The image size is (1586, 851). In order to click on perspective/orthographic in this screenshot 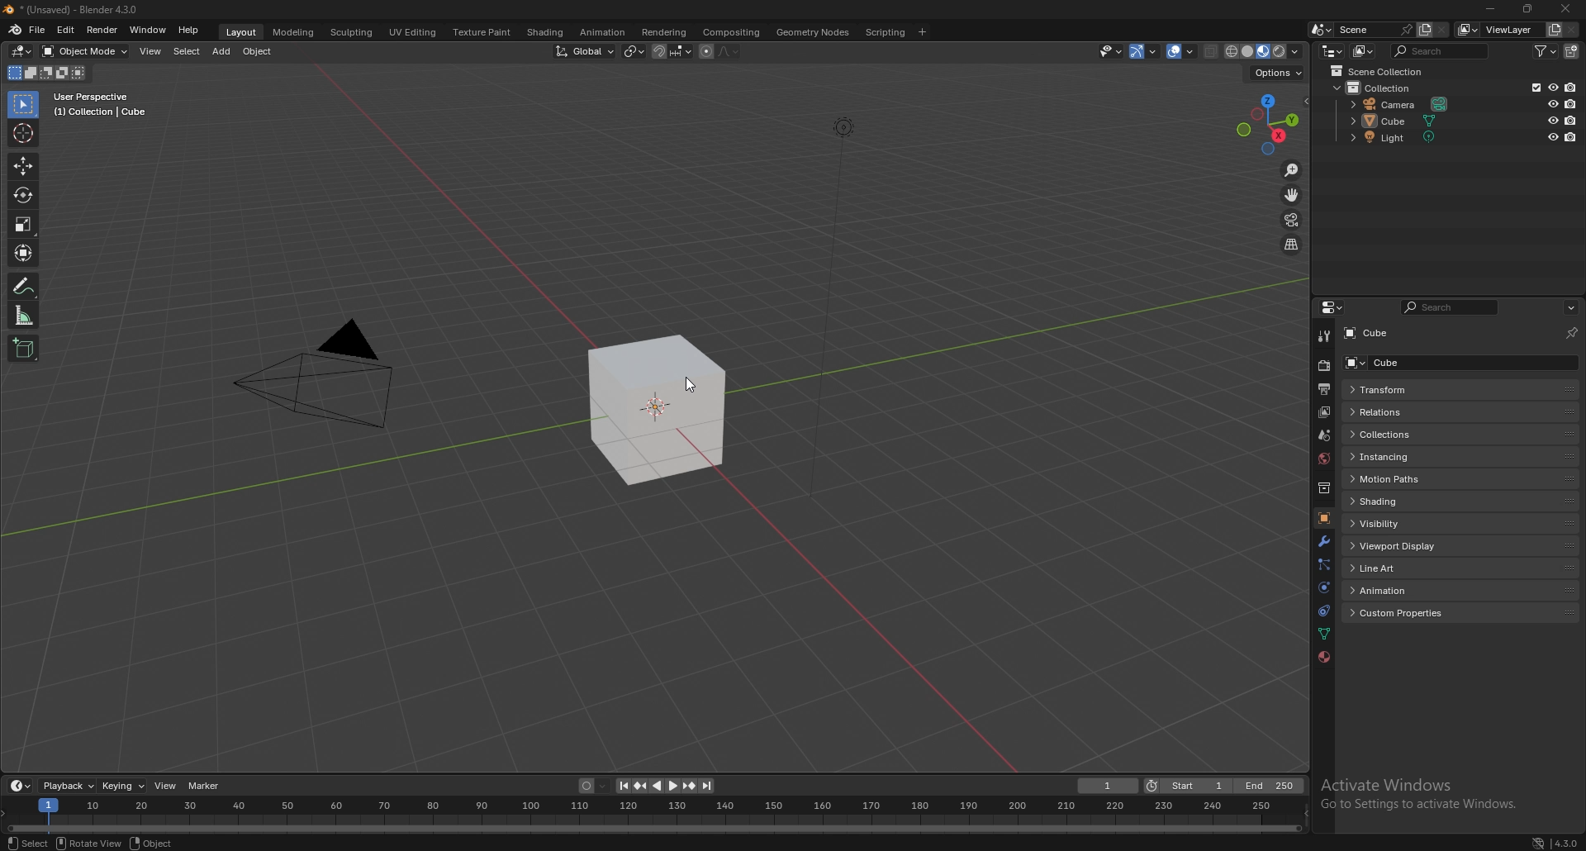, I will do `click(1292, 245)`.